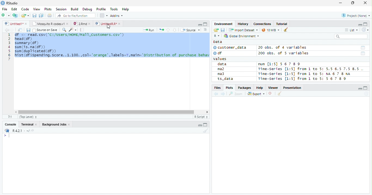 Image resolution: width=372 pixels, height=195 pixels. What do you see at coordinates (75, 10) in the screenshot?
I see `Build` at bounding box center [75, 10].